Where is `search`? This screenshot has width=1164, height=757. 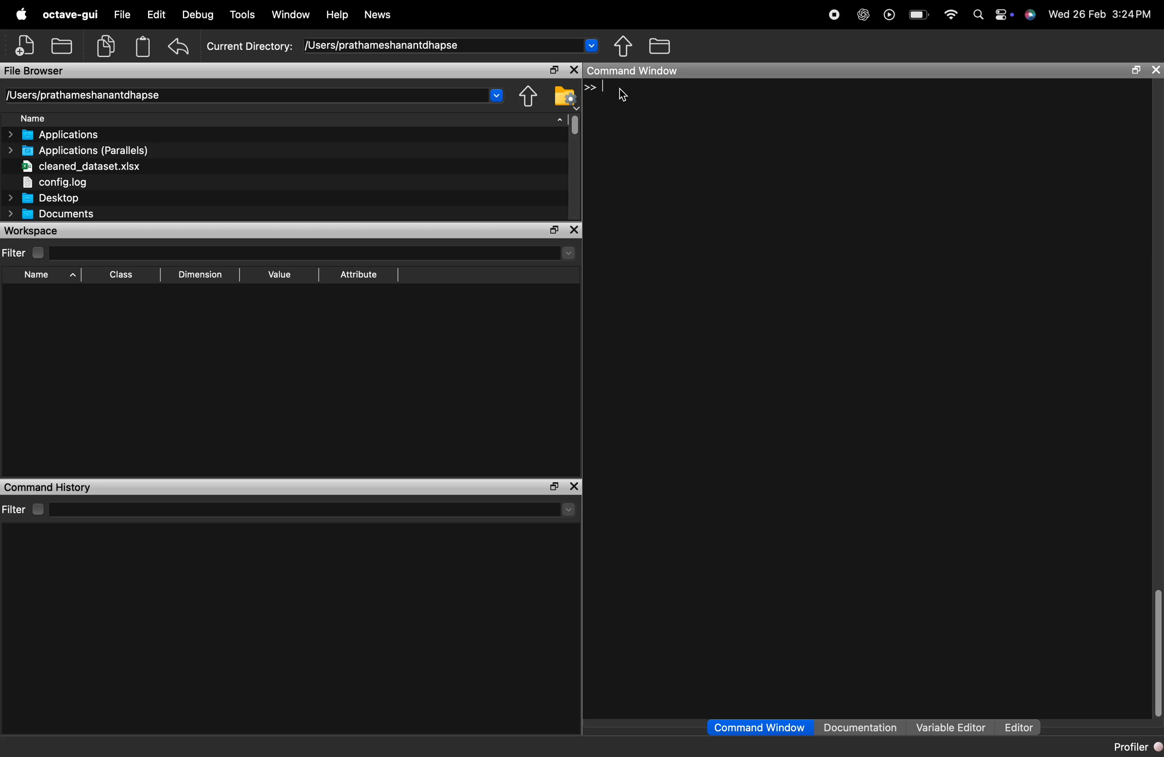 search is located at coordinates (977, 16).